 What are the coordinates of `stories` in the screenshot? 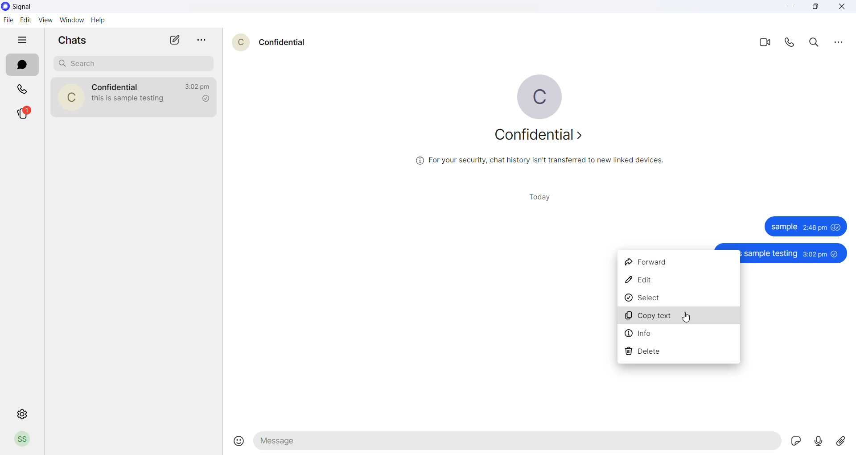 It's located at (26, 114).